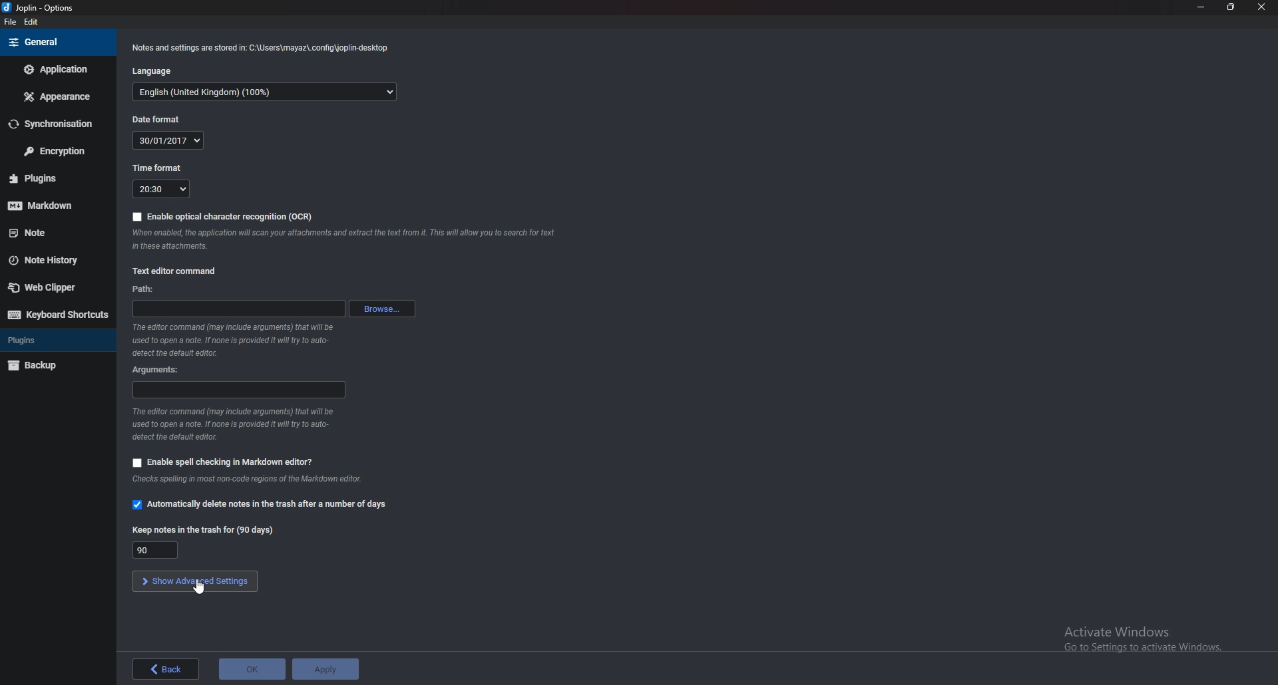 This screenshot has width=1278, height=685. What do you see at coordinates (176, 271) in the screenshot?
I see `Text editor command` at bounding box center [176, 271].